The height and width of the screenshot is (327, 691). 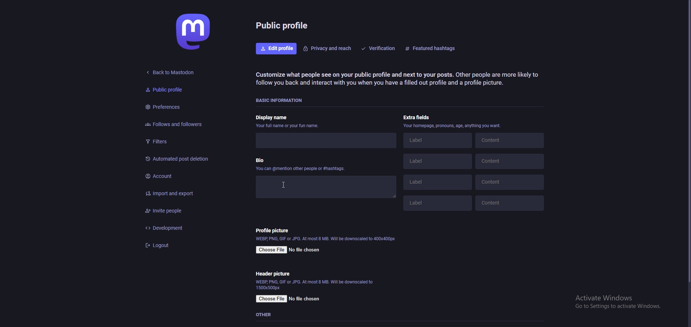 What do you see at coordinates (438, 182) in the screenshot?
I see `label` at bounding box center [438, 182].